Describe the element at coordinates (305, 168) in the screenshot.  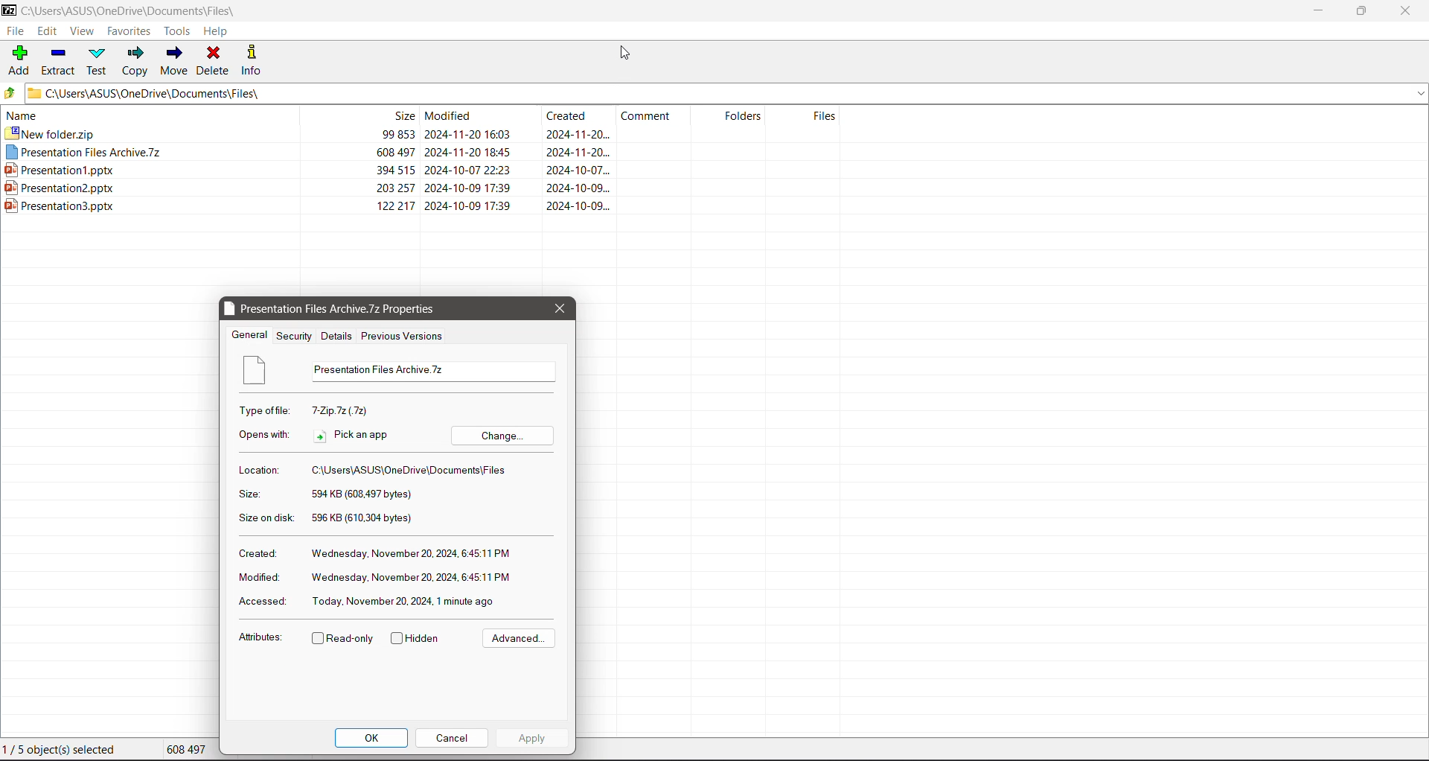
I see `Presentation1.pptx 394 515 2024-10-07 22:23 2024-10-07.` at that location.